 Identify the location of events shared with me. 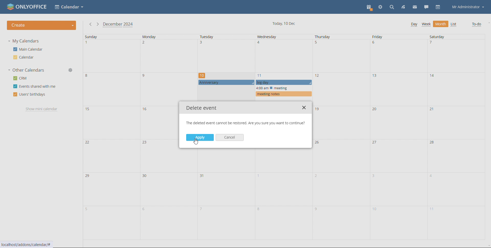
(35, 86).